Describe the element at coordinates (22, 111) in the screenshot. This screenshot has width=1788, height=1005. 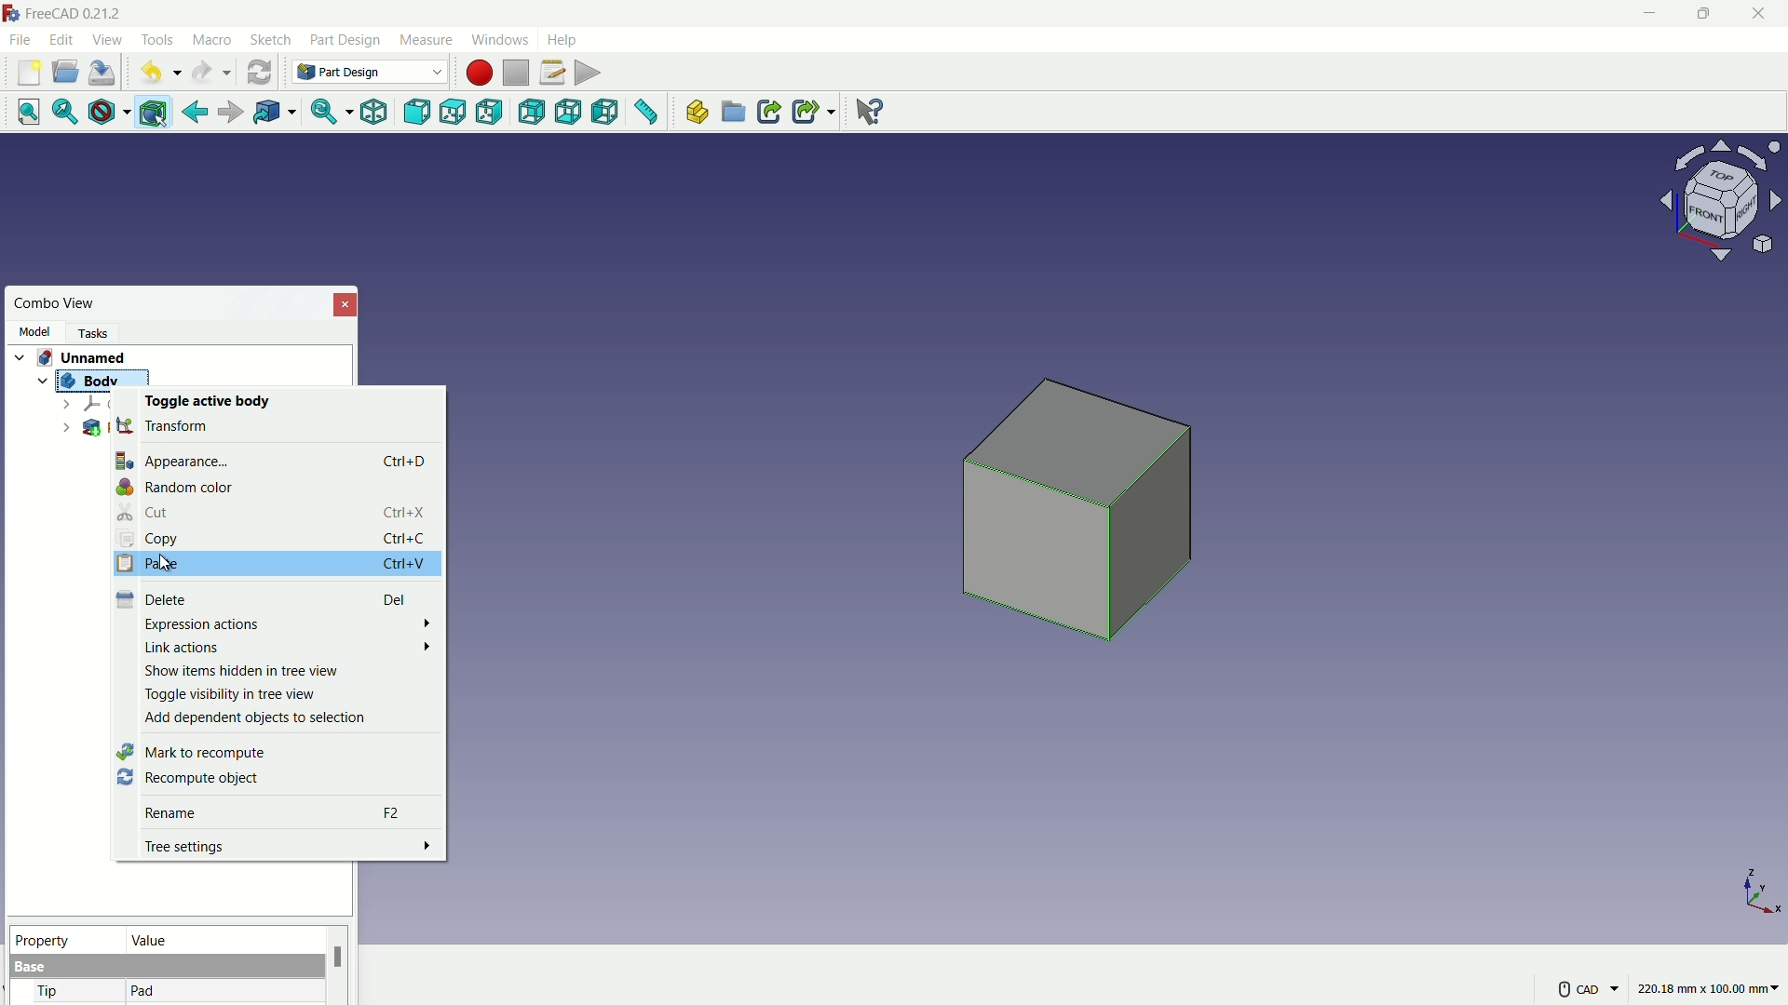
I see `fit all` at that location.